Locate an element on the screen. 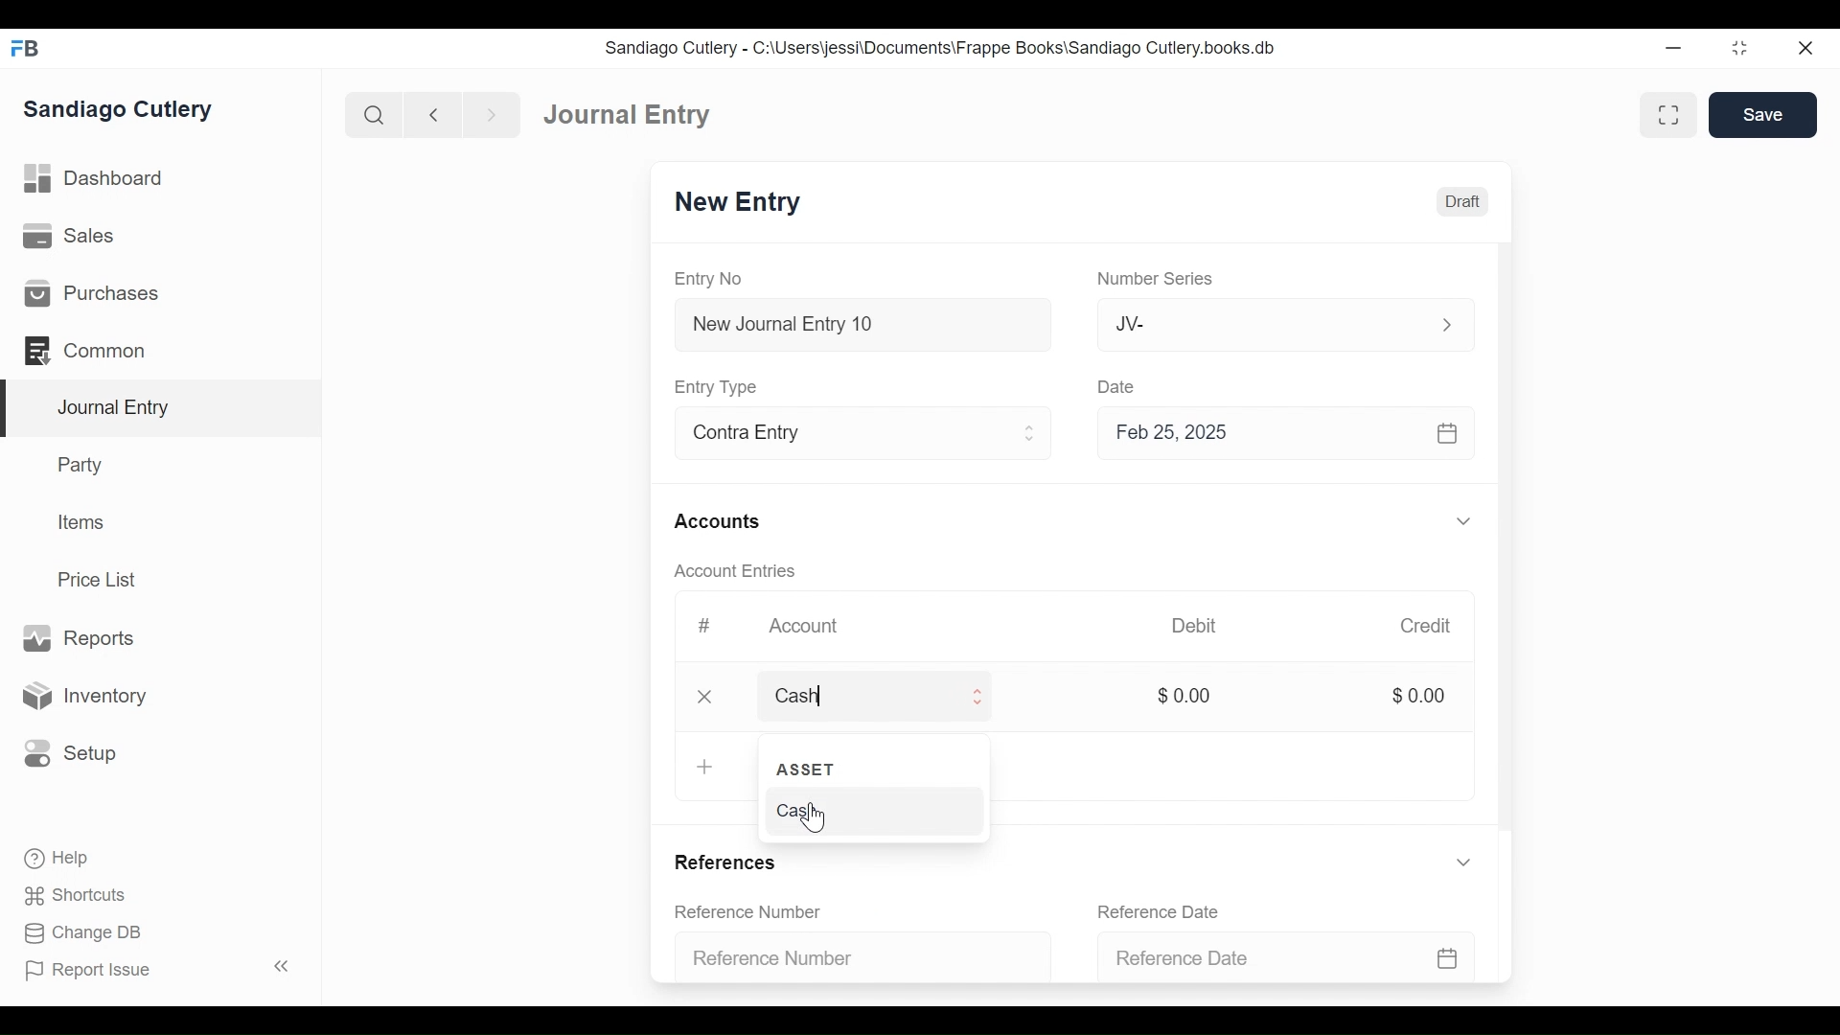  Reference Date is located at coordinates (1165, 910).